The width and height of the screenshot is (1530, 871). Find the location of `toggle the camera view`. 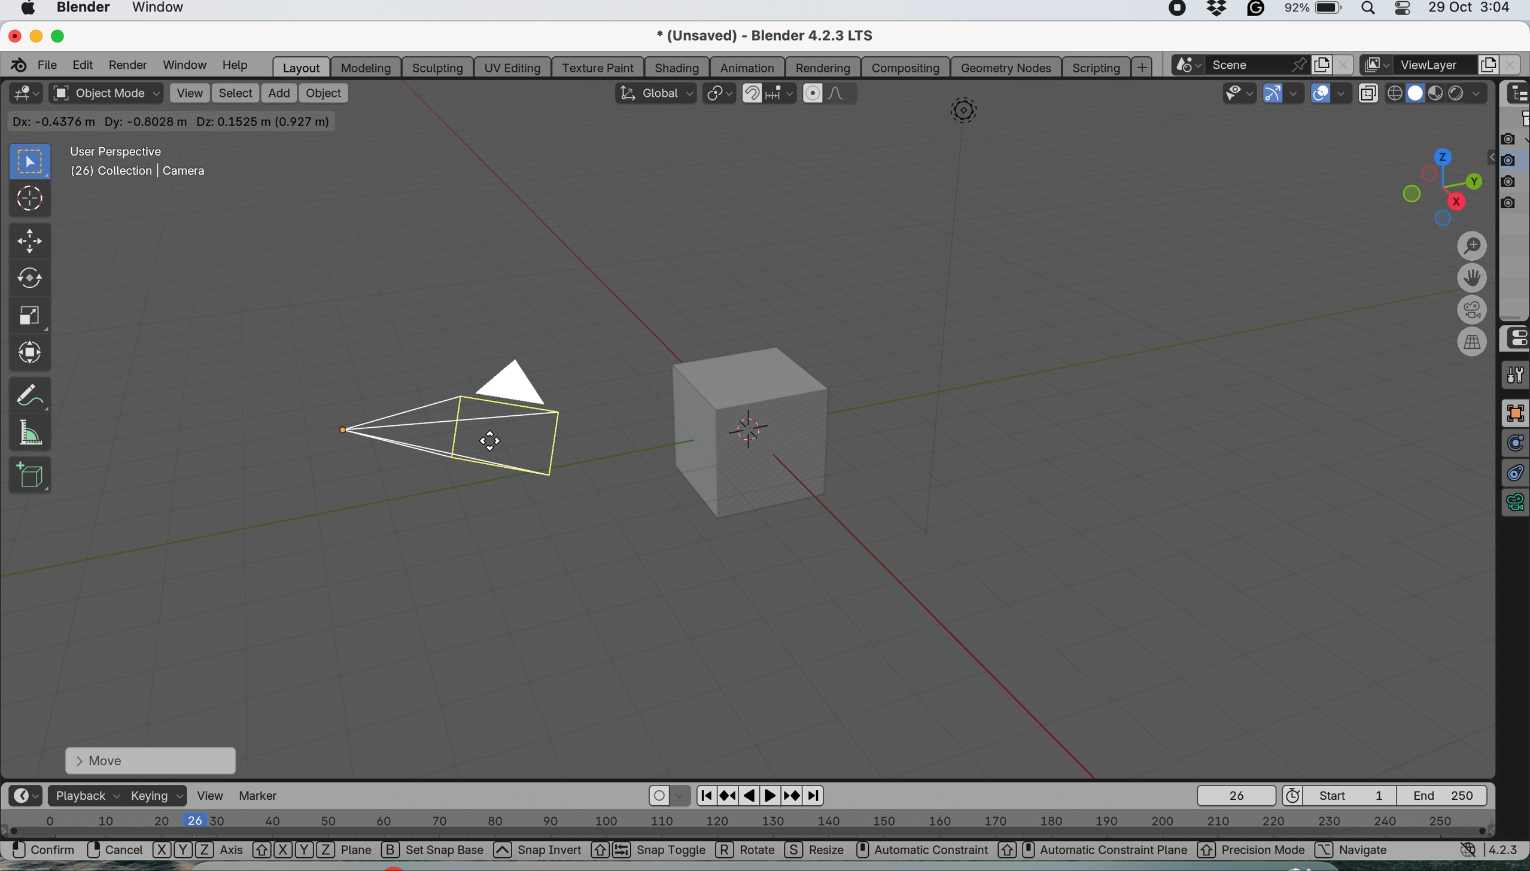

toggle the camera view is located at coordinates (1474, 310).